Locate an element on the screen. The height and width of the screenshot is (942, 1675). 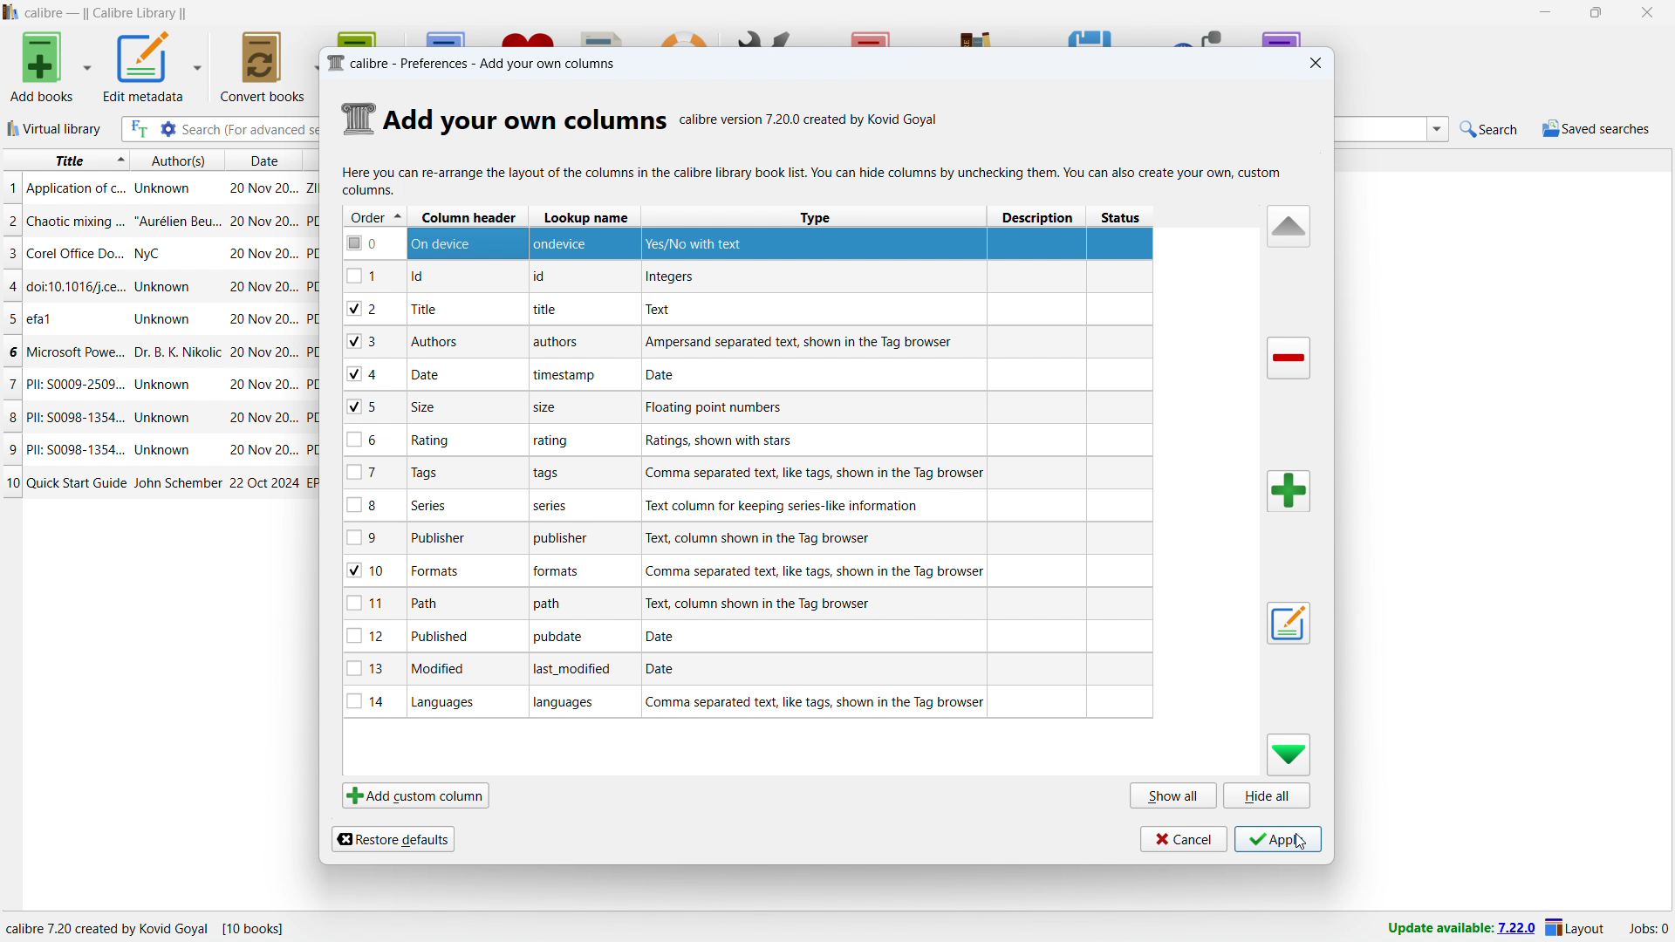
add books is located at coordinates (43, 66).